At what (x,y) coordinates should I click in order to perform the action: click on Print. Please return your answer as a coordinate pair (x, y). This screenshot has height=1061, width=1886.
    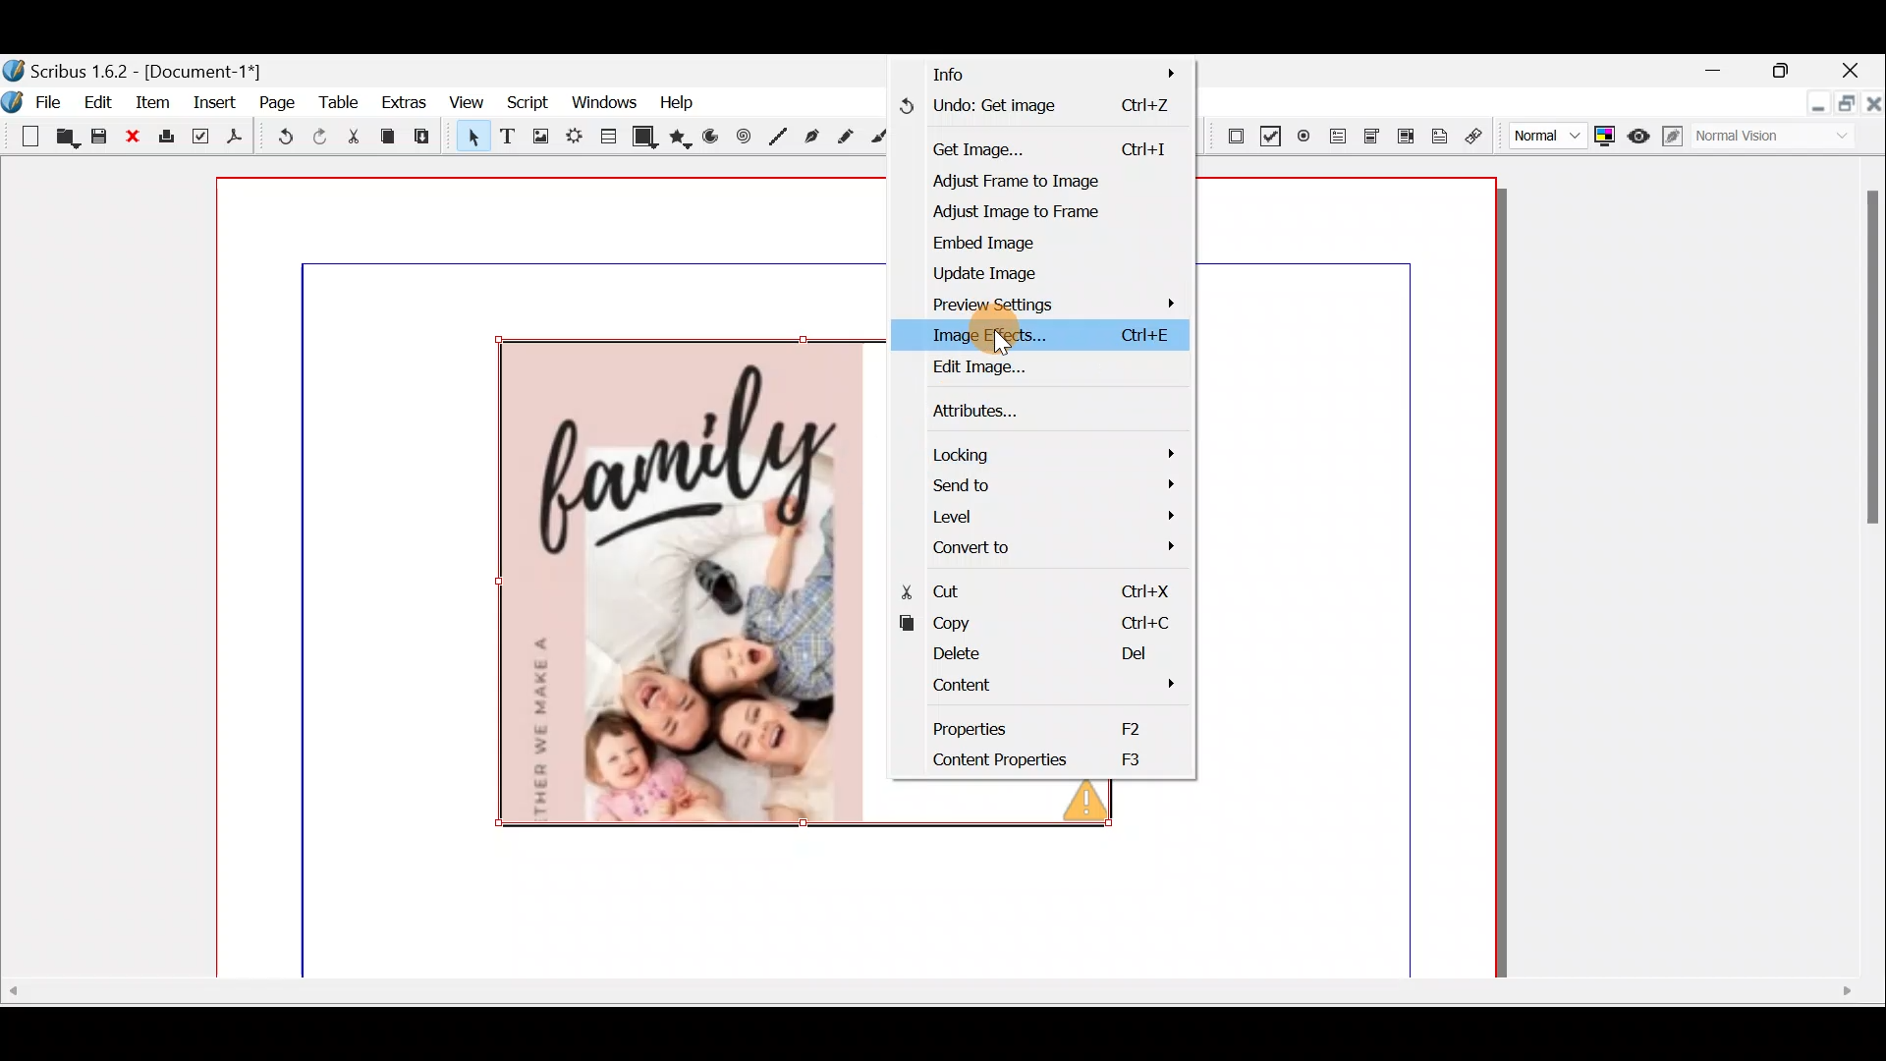
    Looking at the image, I should click on (164, 138).